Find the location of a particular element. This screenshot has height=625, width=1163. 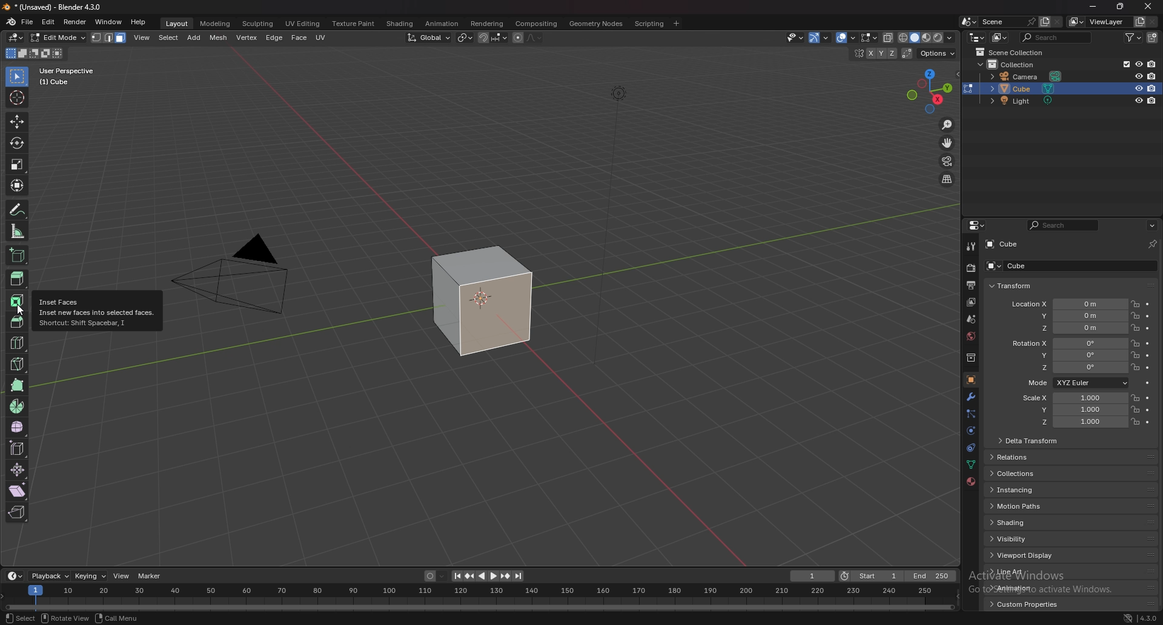

layout is located at coordinates (178, 24).